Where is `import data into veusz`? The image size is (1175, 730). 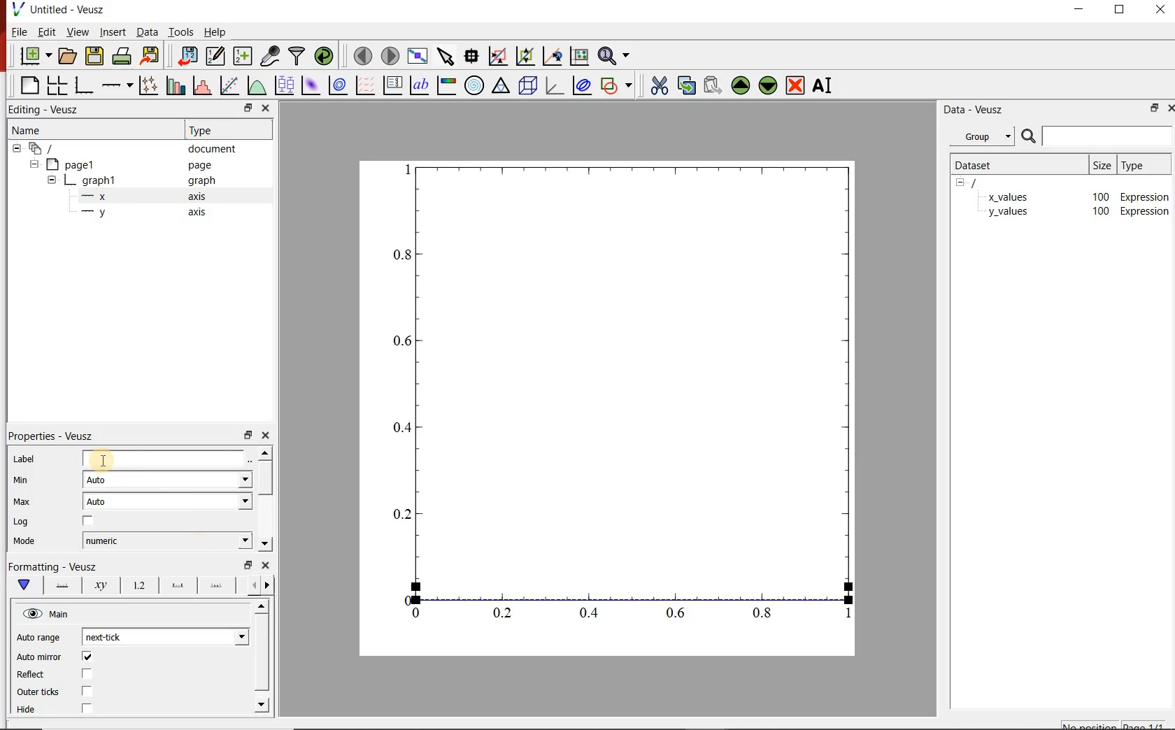 import data into veusz is located at coordinates (187, 56).